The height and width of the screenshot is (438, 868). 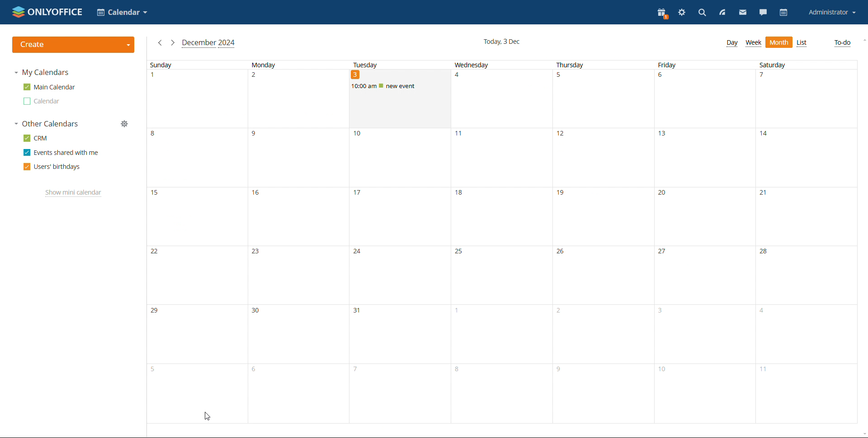 What do you see at coordinates (722, 13) in the screenshot?
I see `feed` at bounding box center [722, 13].